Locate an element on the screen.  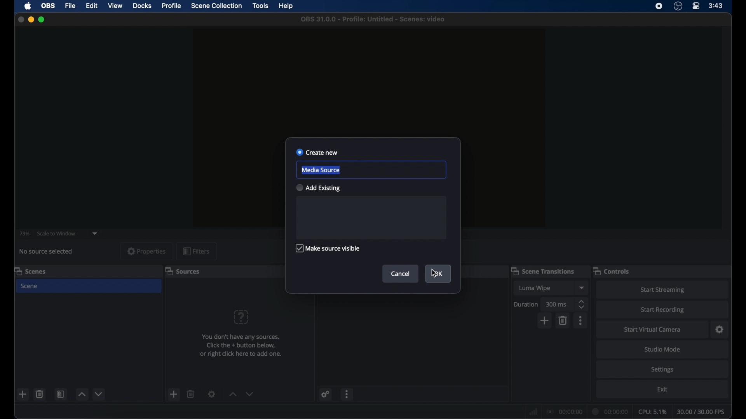
apple icon is located at coordinates (28, 6).